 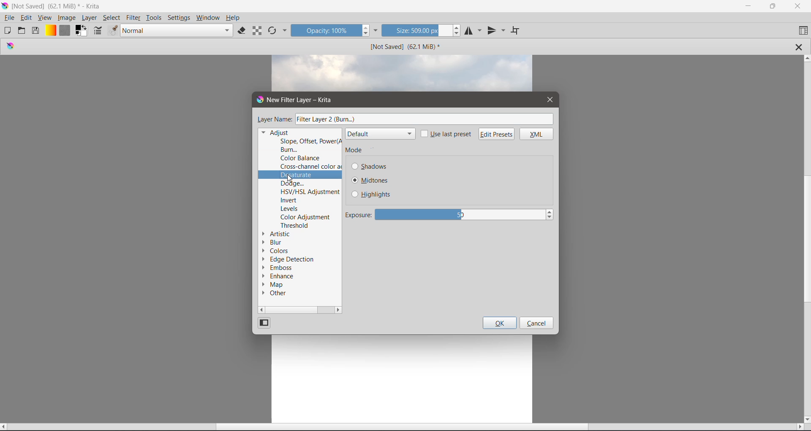 I want to click on Cancel, so click(x=538, y=322).